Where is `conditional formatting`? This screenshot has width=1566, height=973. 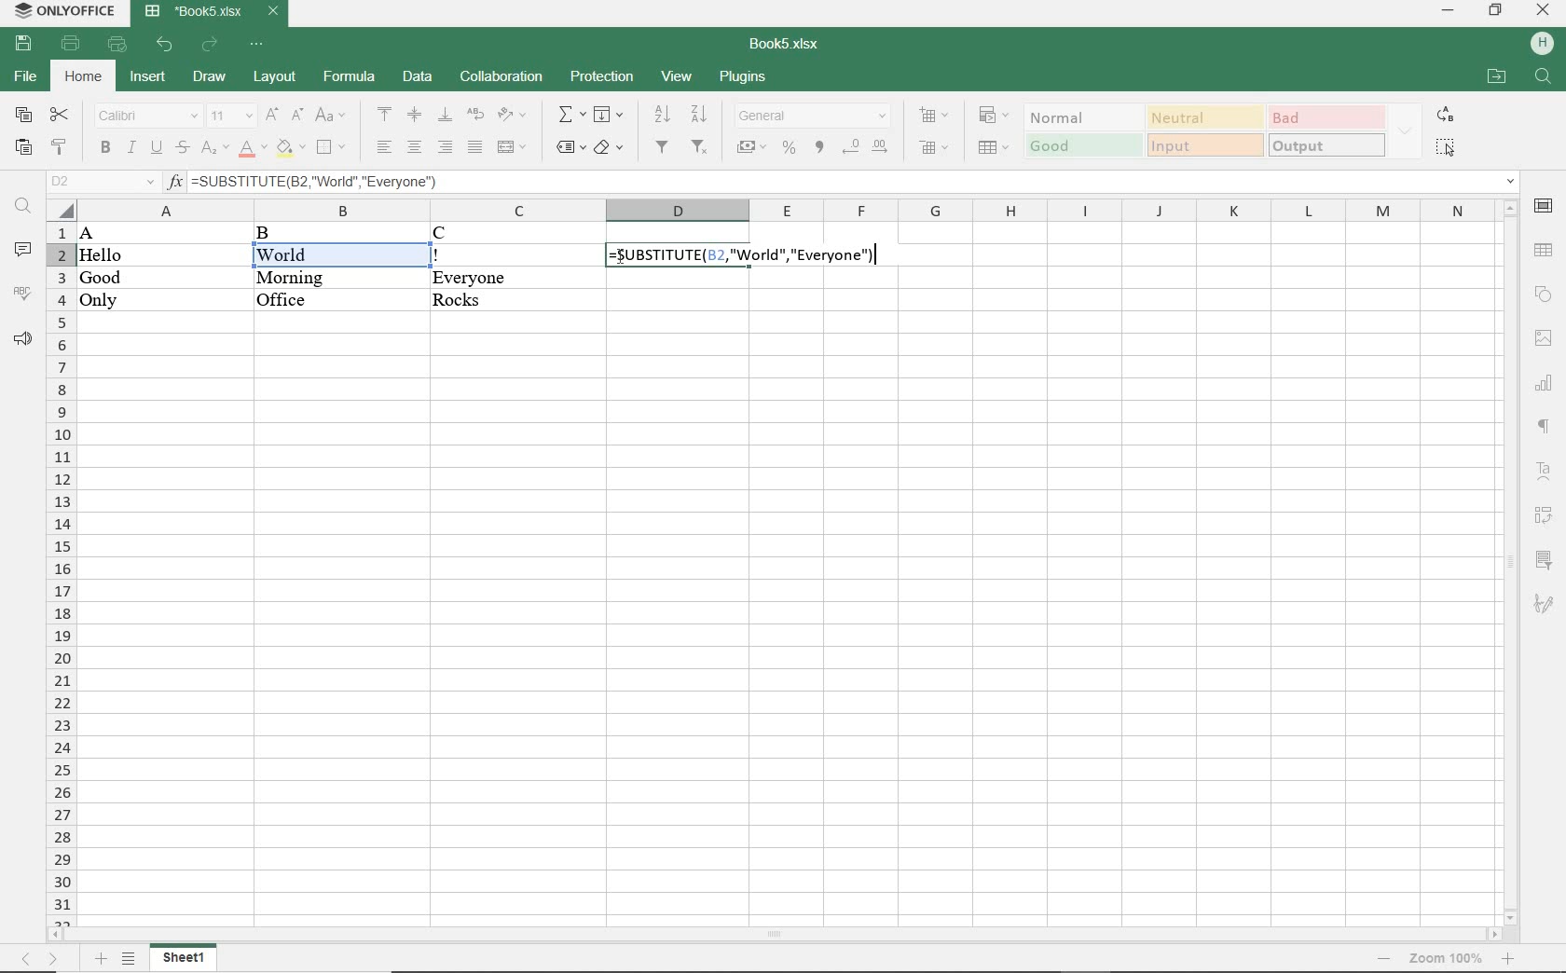 conditional formatting is located at coordinates (990, 115).